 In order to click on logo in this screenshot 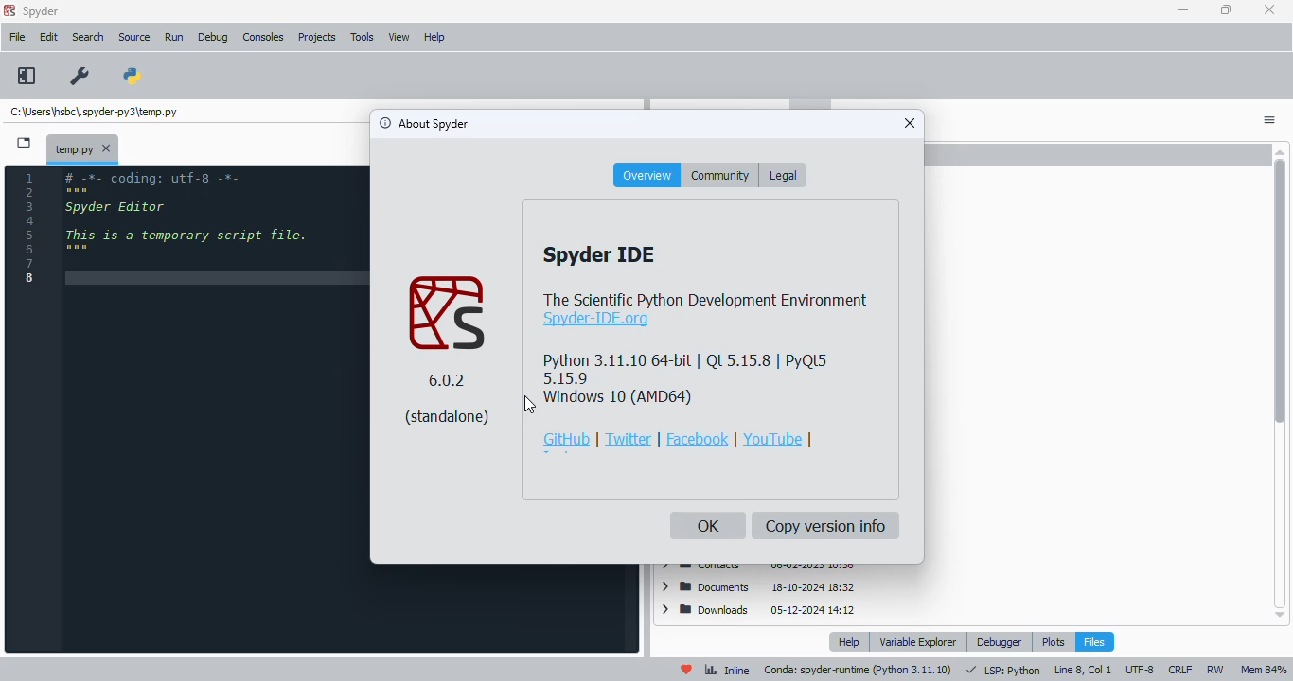, I will do `click(447, 315)`.